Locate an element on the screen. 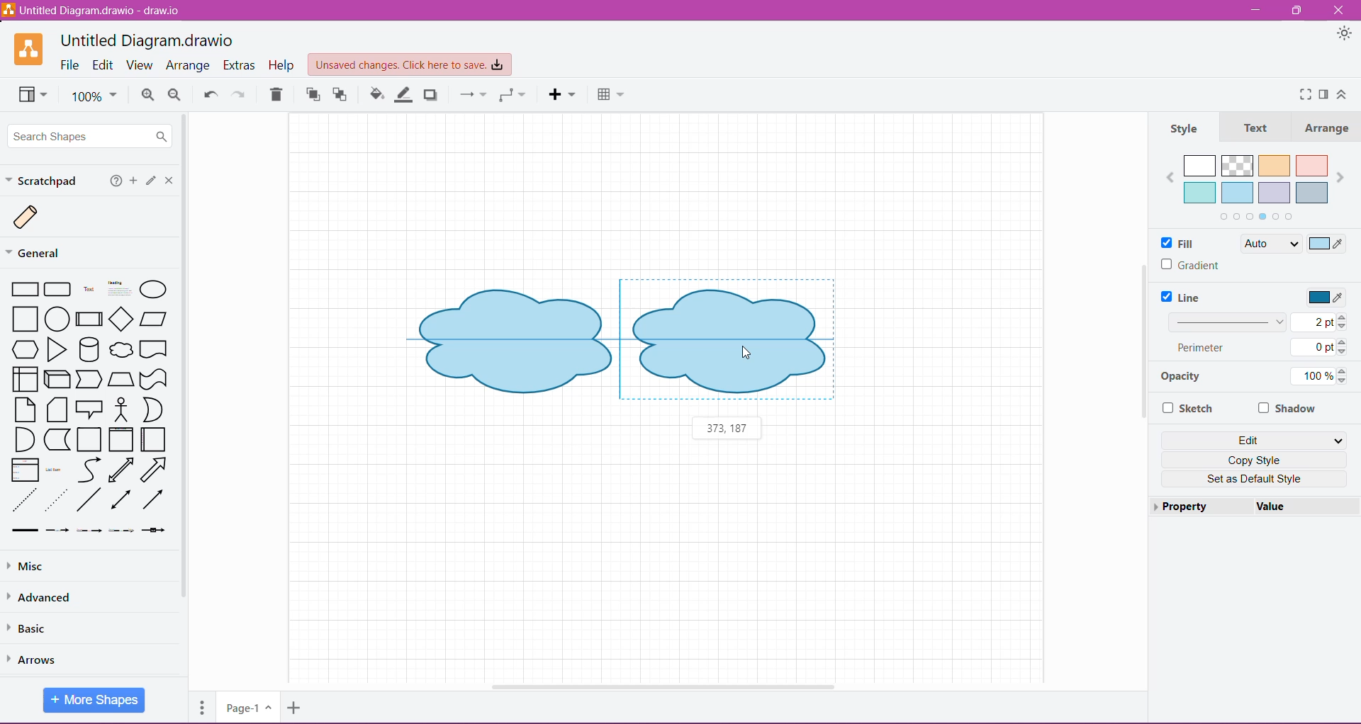  Help is located at coordinates (283, 66).